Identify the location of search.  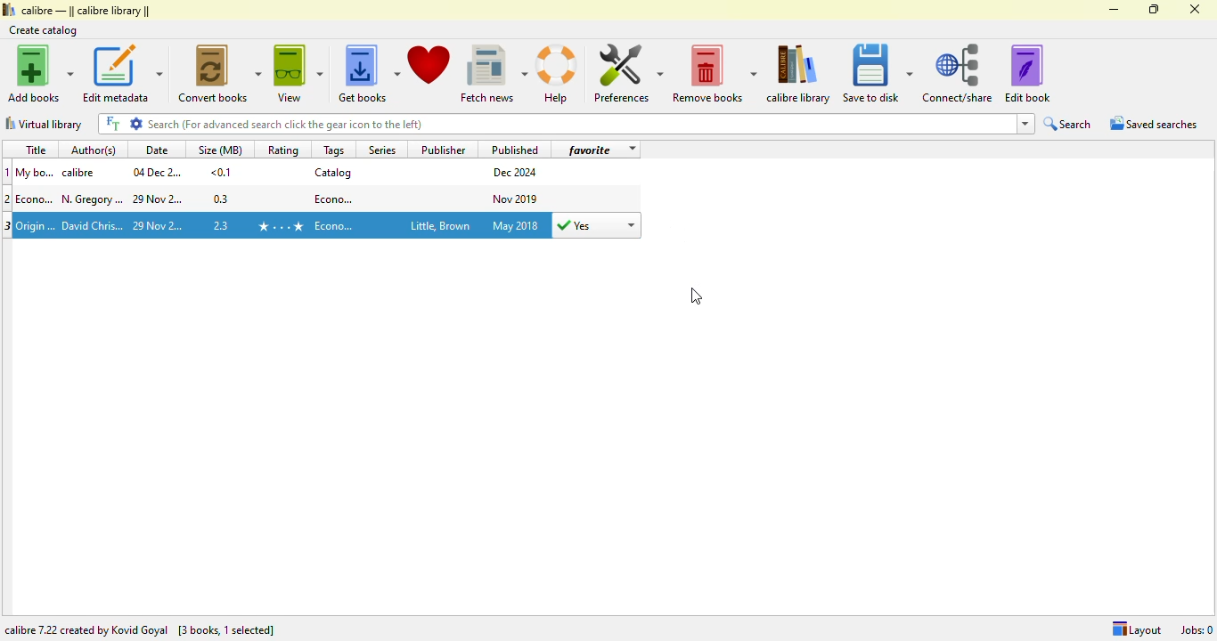
(579, 124).